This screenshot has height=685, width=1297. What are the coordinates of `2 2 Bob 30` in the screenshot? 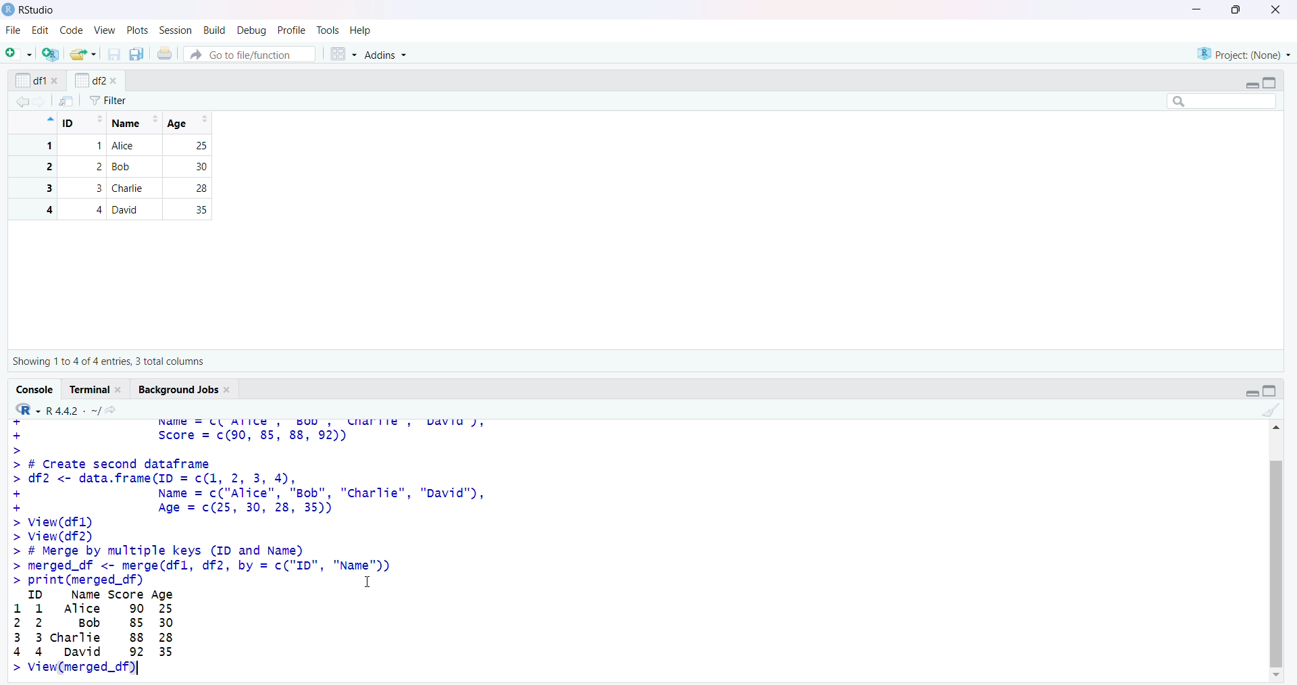 It's located at (116, 167).